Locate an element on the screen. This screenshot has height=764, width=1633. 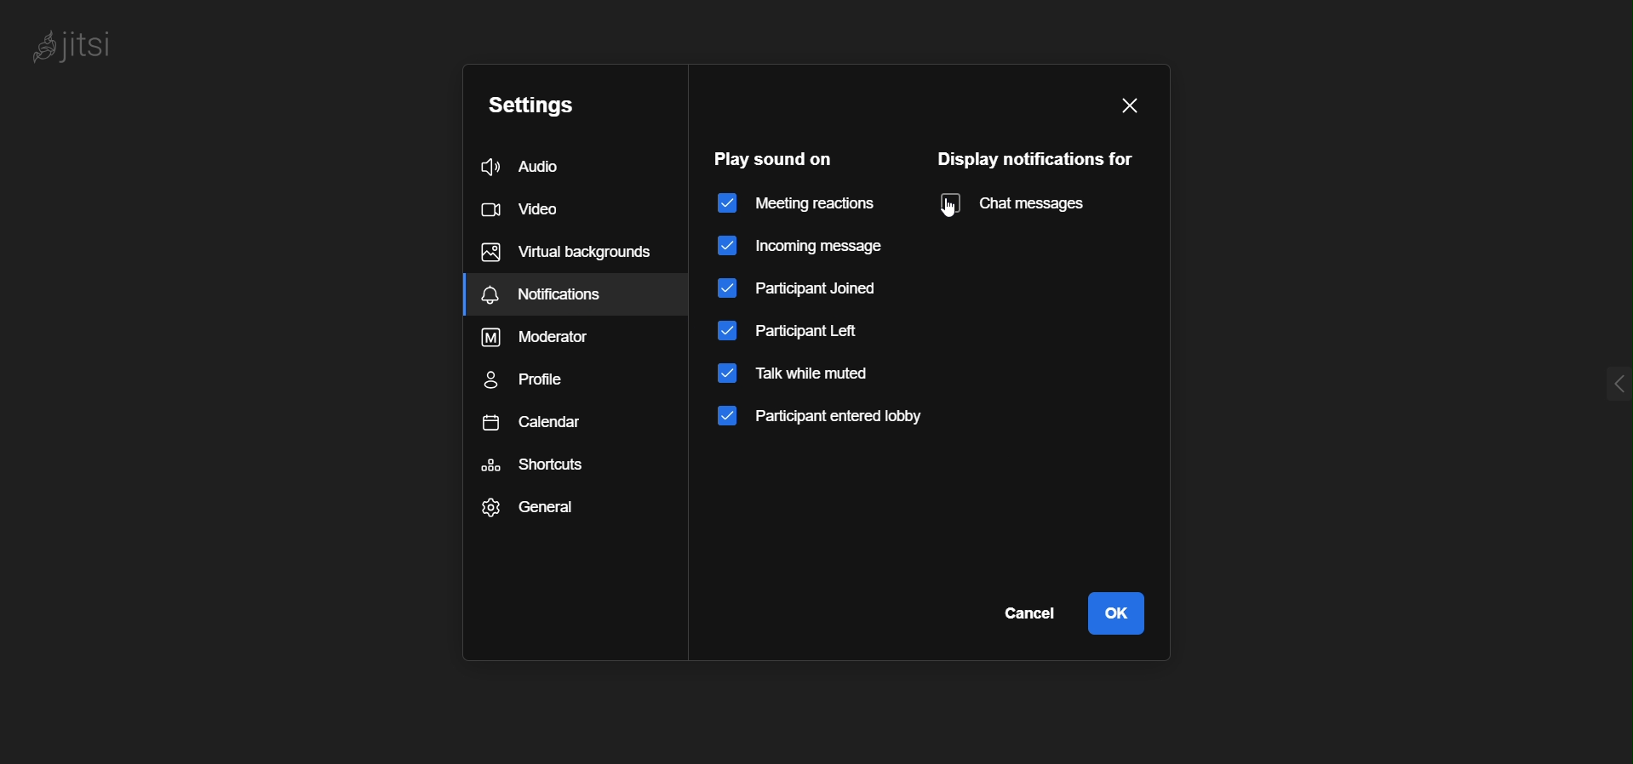
expand is located at coordinates (1584, 385).